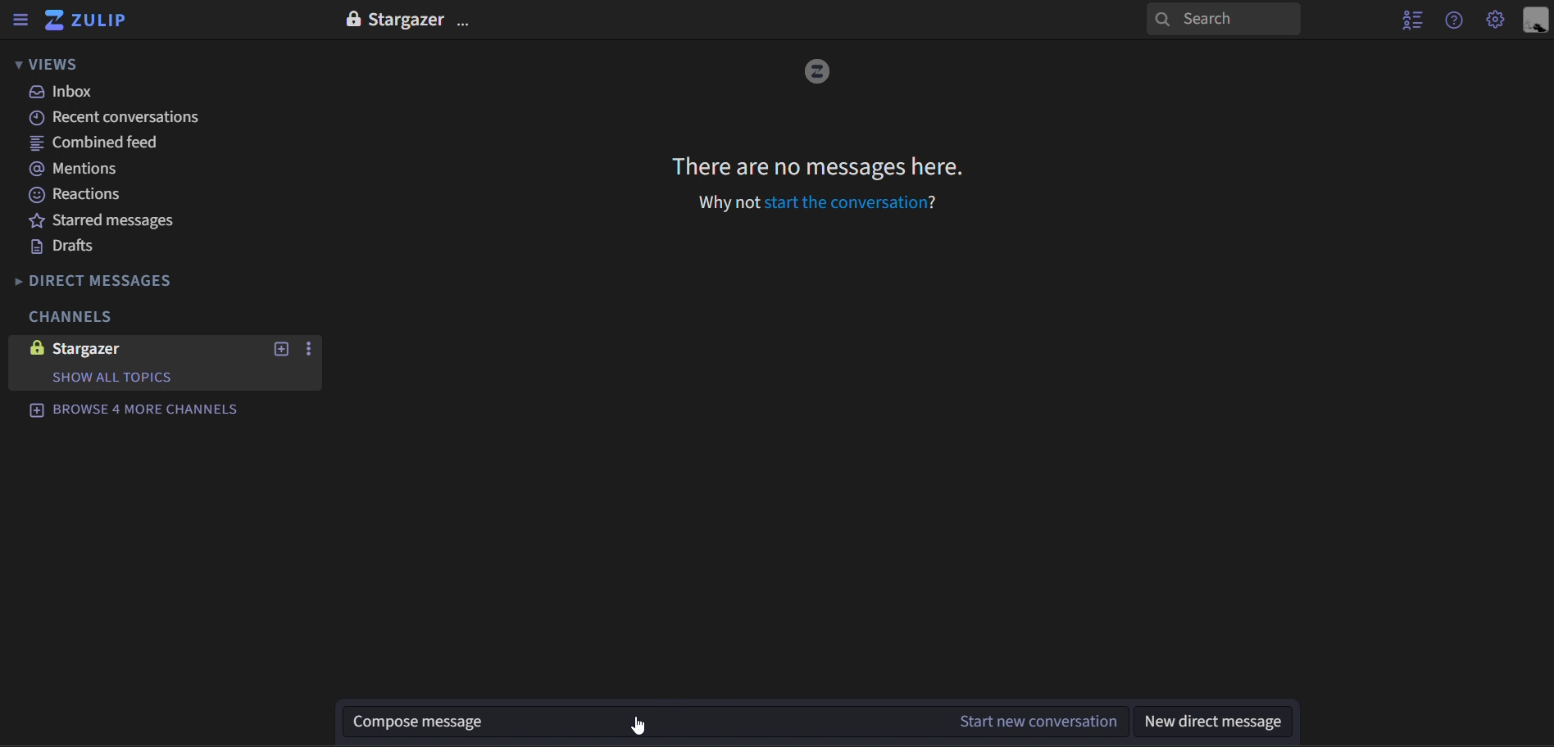 The width and height of the screenshot is (1554, 747). I want to click on hide sidebar, so click(20, 20).